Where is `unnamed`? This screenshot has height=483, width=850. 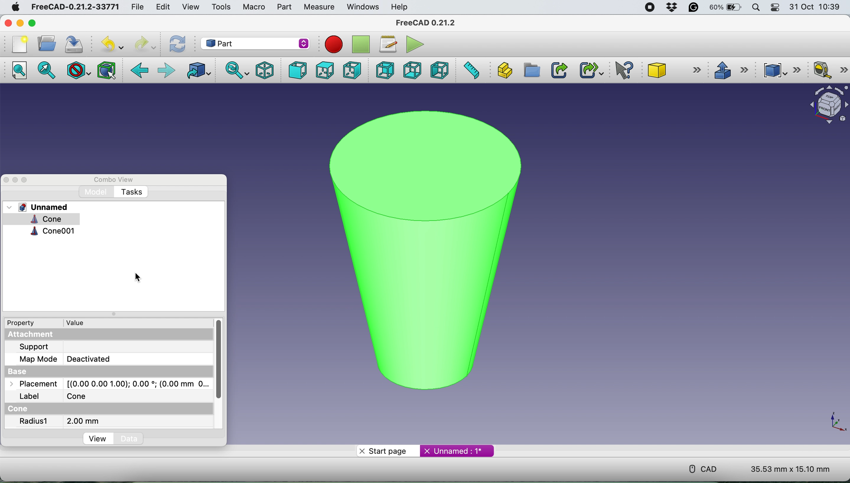 unnamed is located at coordinates (40, 207).